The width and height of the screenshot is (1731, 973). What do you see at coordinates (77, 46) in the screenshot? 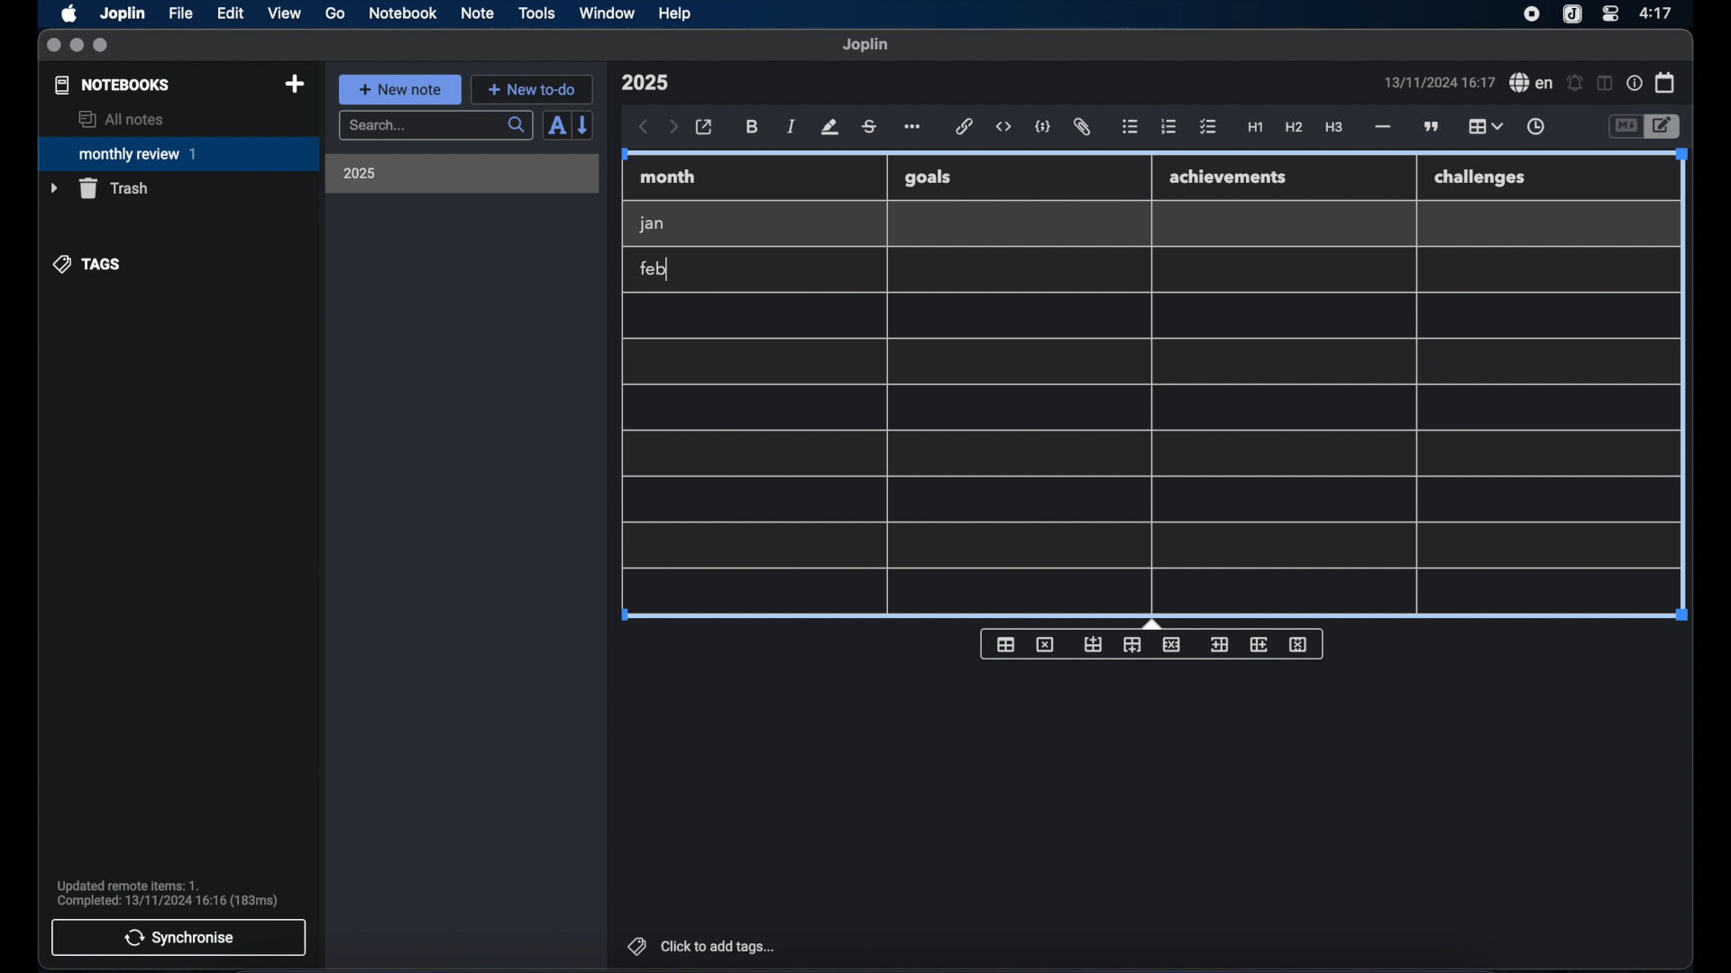
I see `minimize` at bounding box center [77, 46].